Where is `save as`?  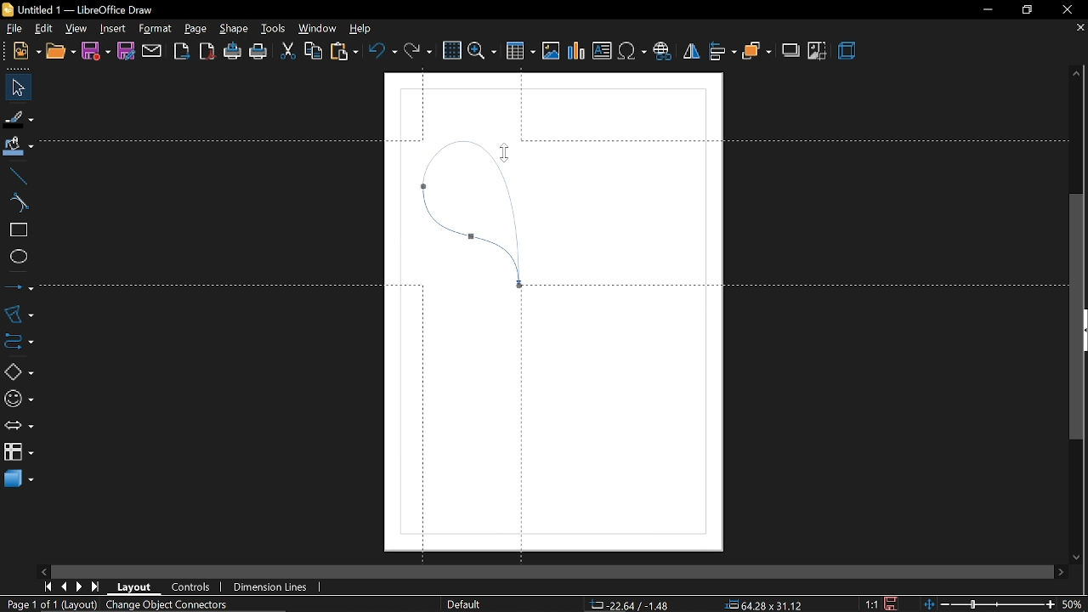
save as is located at coordinates (125, 51).